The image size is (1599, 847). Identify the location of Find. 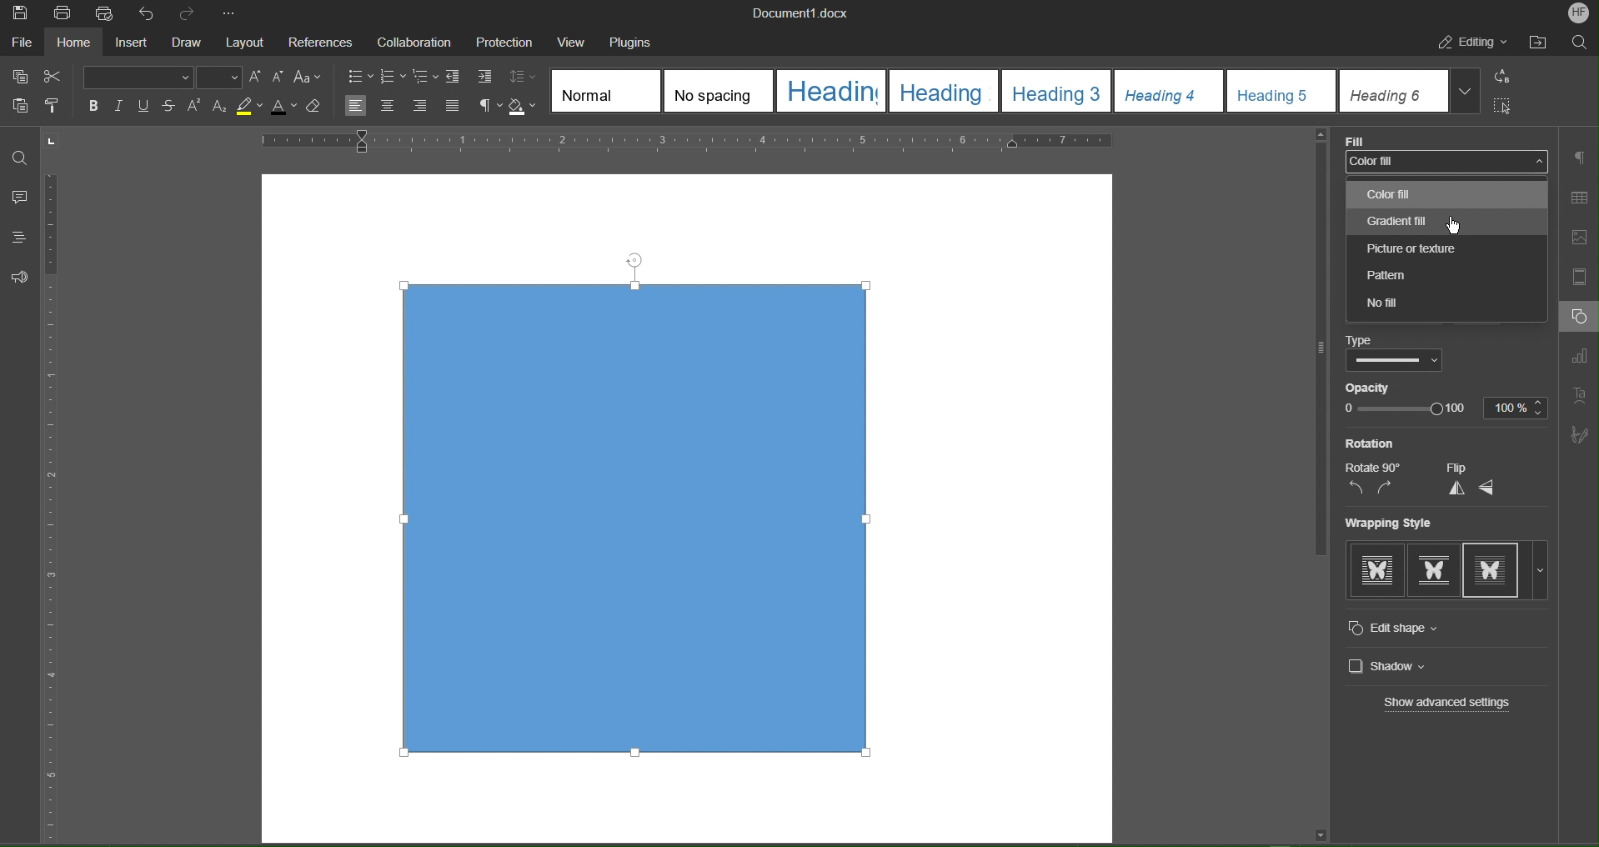
(21, 152).